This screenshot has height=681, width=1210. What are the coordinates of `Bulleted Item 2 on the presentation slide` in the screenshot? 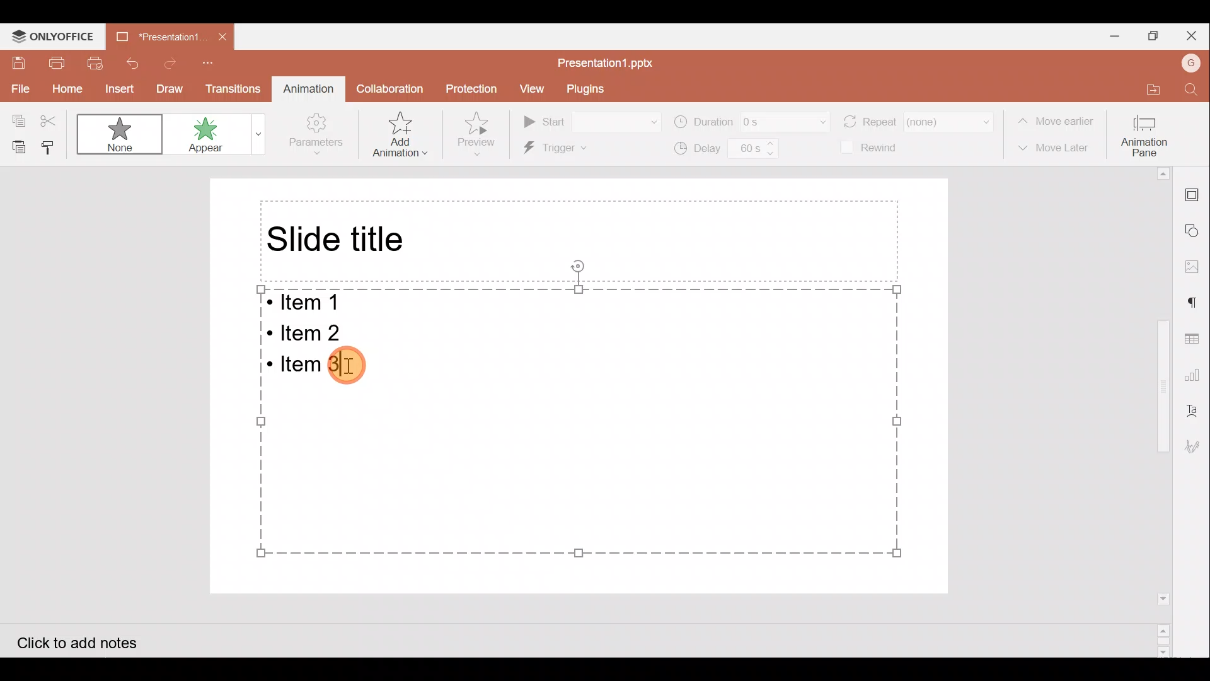 It's located at (311, 331).